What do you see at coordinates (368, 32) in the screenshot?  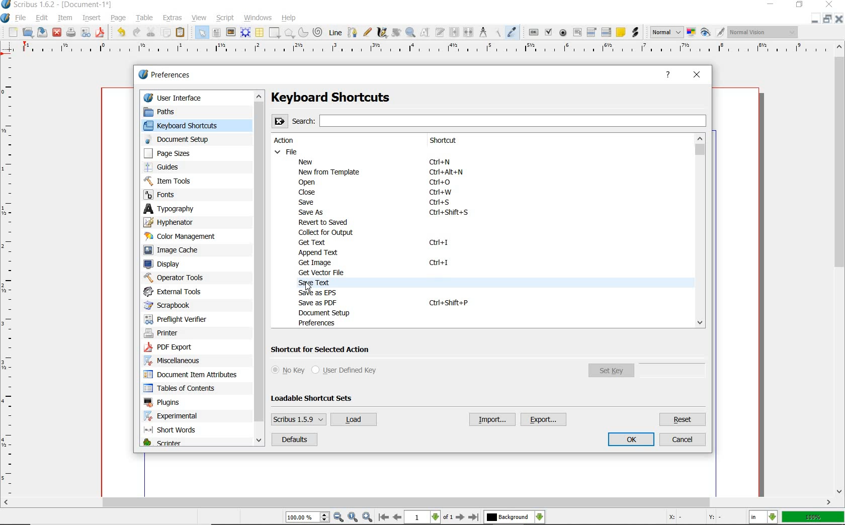 I see `freehand line` at bounding box center [368, 32].